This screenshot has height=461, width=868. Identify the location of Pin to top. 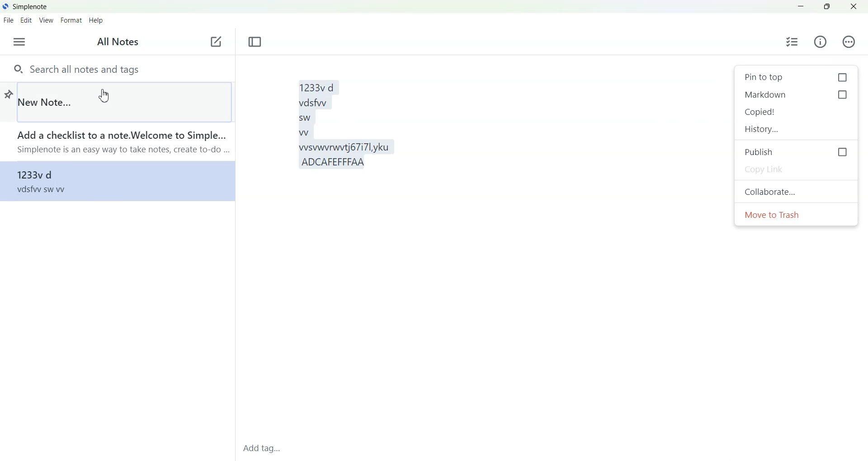
(795, 77).